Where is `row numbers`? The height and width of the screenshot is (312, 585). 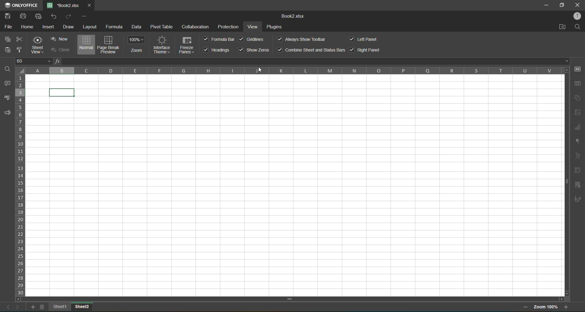 row numbers is located at coordinates (22, 184).